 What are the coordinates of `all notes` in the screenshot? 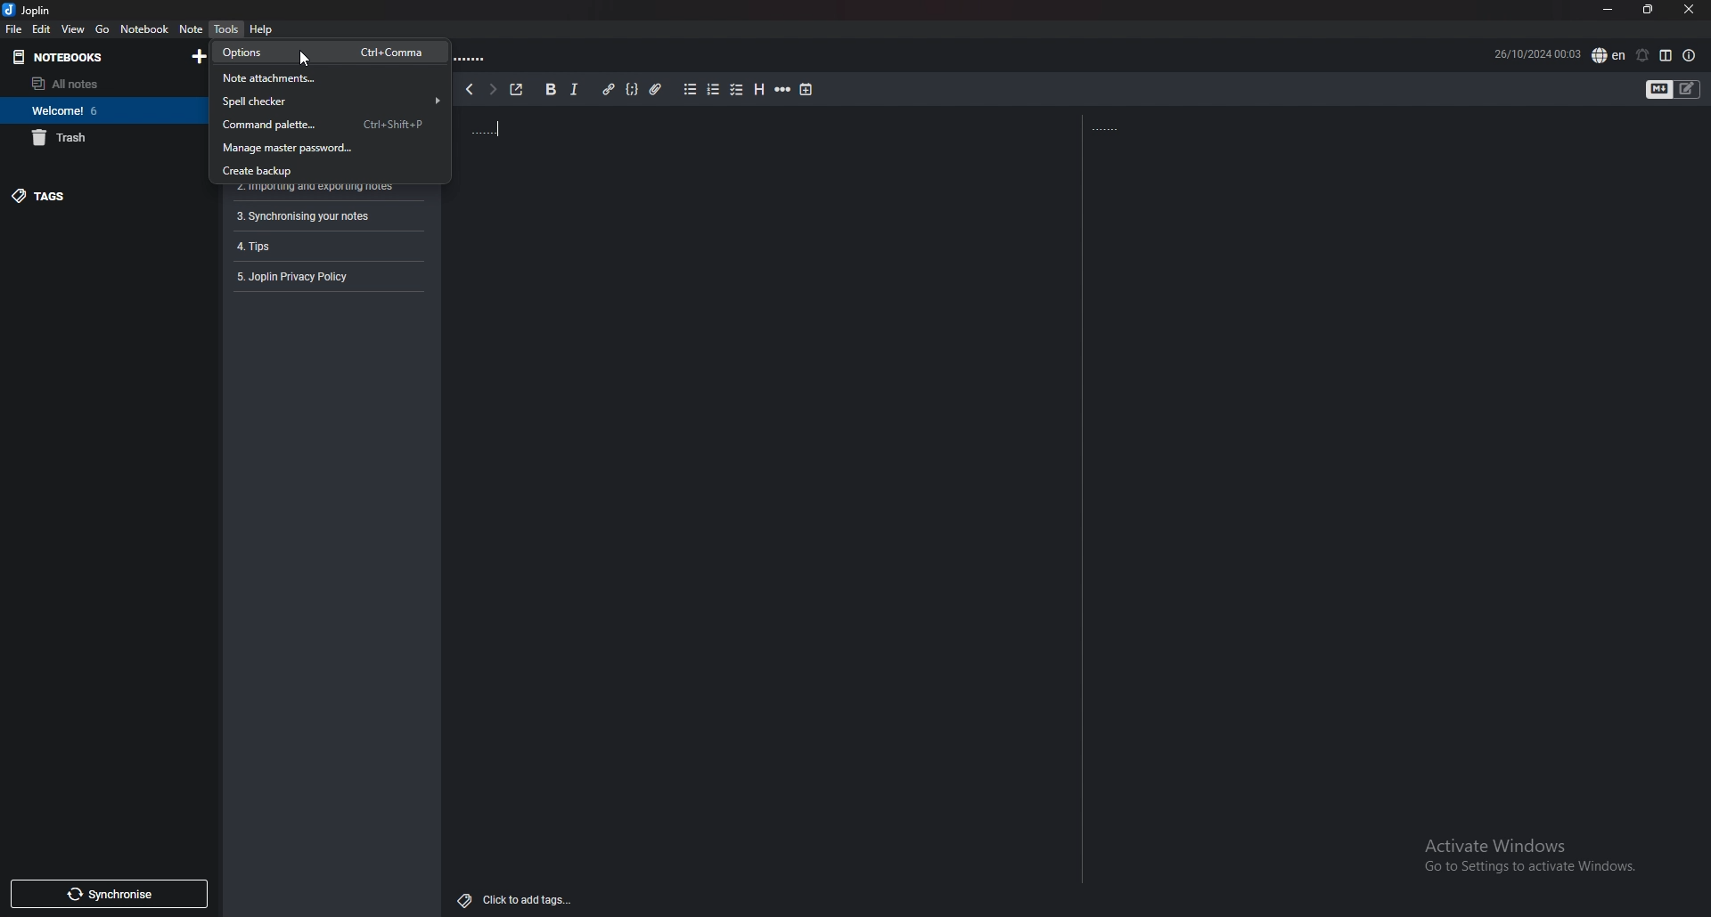 It's located at (98, 83).